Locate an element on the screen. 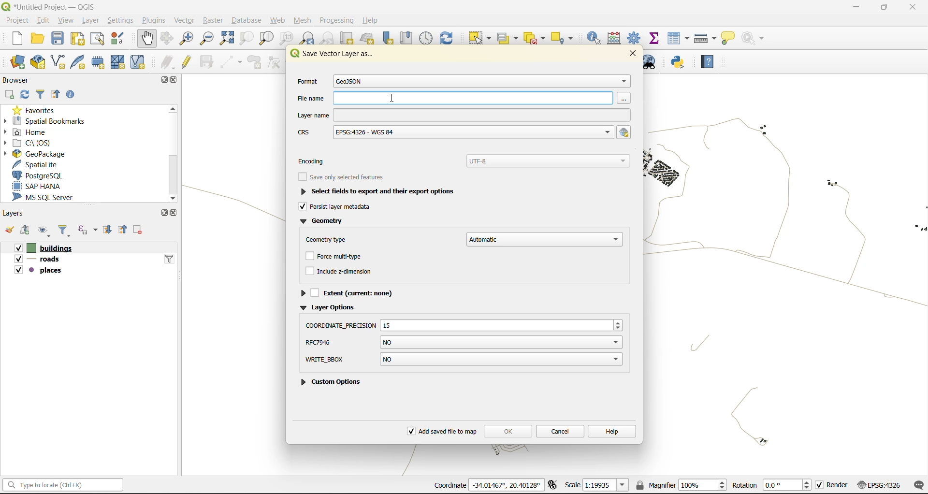 The width and height of the screenshot is (928, 494). refresh is located at coordinates (27, 94).